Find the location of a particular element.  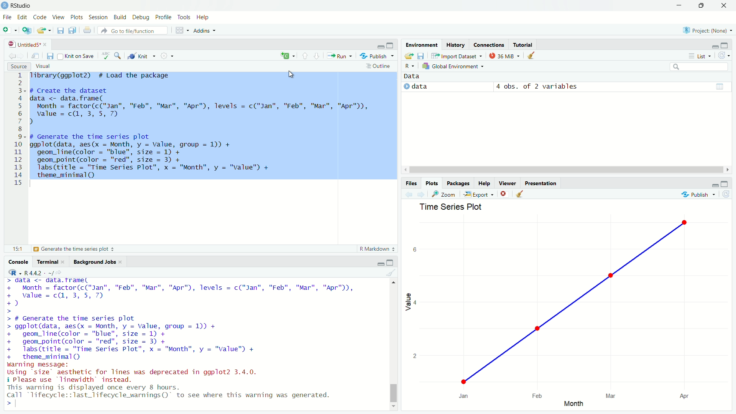

logo is located at coordinates (5, 6).